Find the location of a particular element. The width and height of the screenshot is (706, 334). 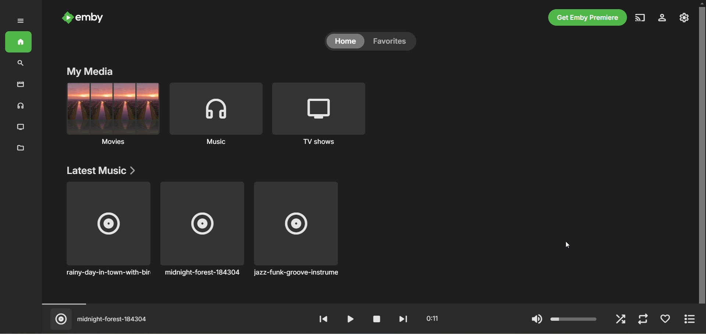

search is located at coordinates (21, 63).